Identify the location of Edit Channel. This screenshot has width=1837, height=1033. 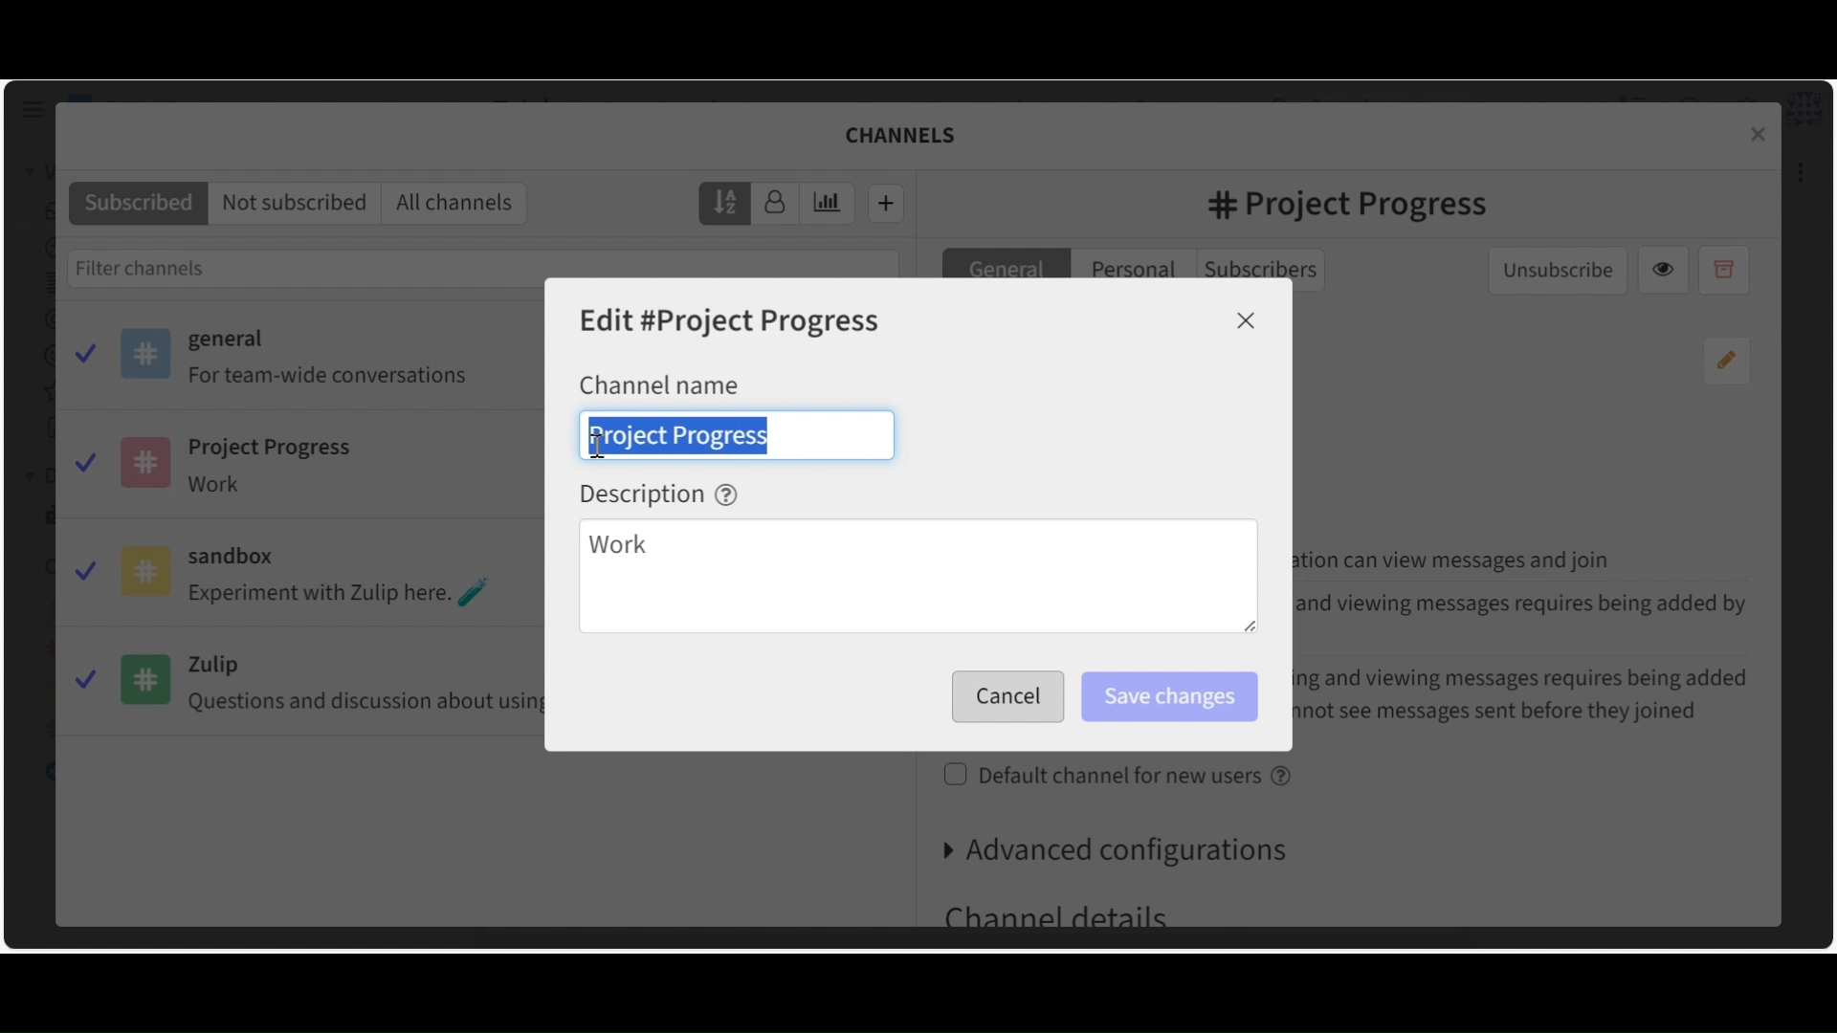
(732, 322).